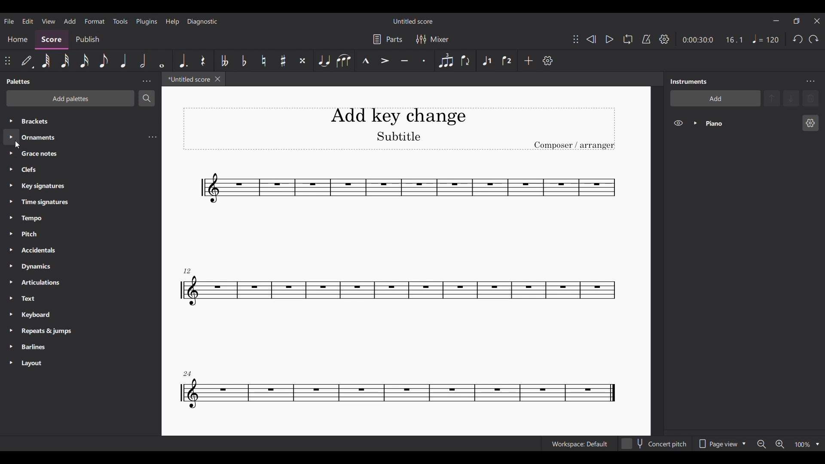 This screenshot has width=825, height=464. What do you see at coordinates (120, 21) in the screenshot?
I see `Tools menu` at bounding box center [120, 21].